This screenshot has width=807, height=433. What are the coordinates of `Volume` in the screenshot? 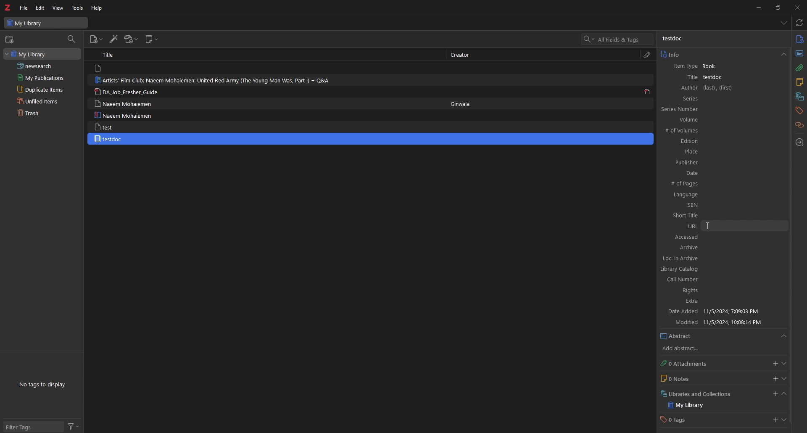 It's located at (706, 120).